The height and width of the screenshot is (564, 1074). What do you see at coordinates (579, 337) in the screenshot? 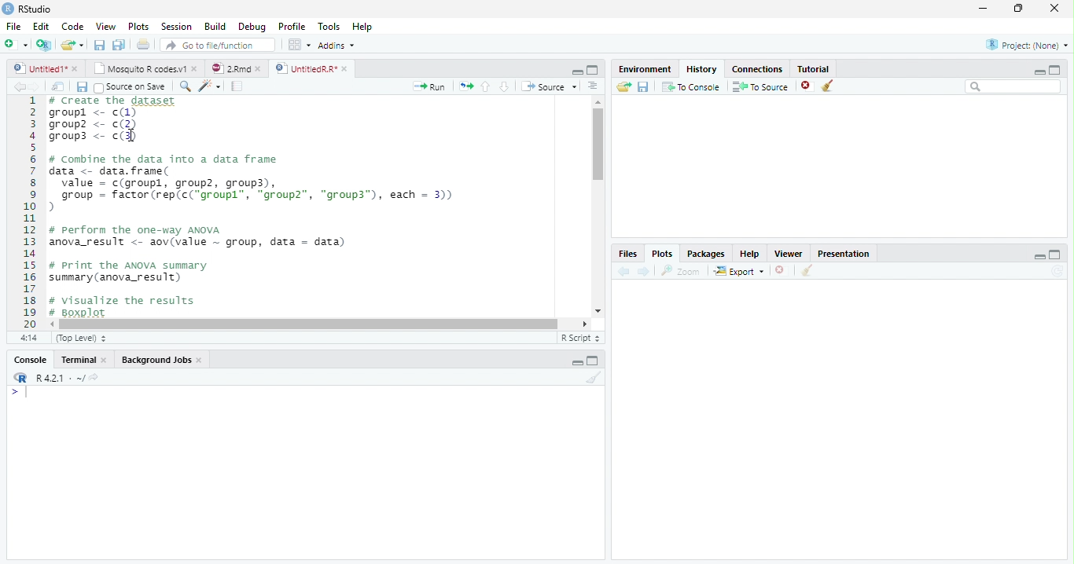
I see `R script` at bounding box center [579, 337].